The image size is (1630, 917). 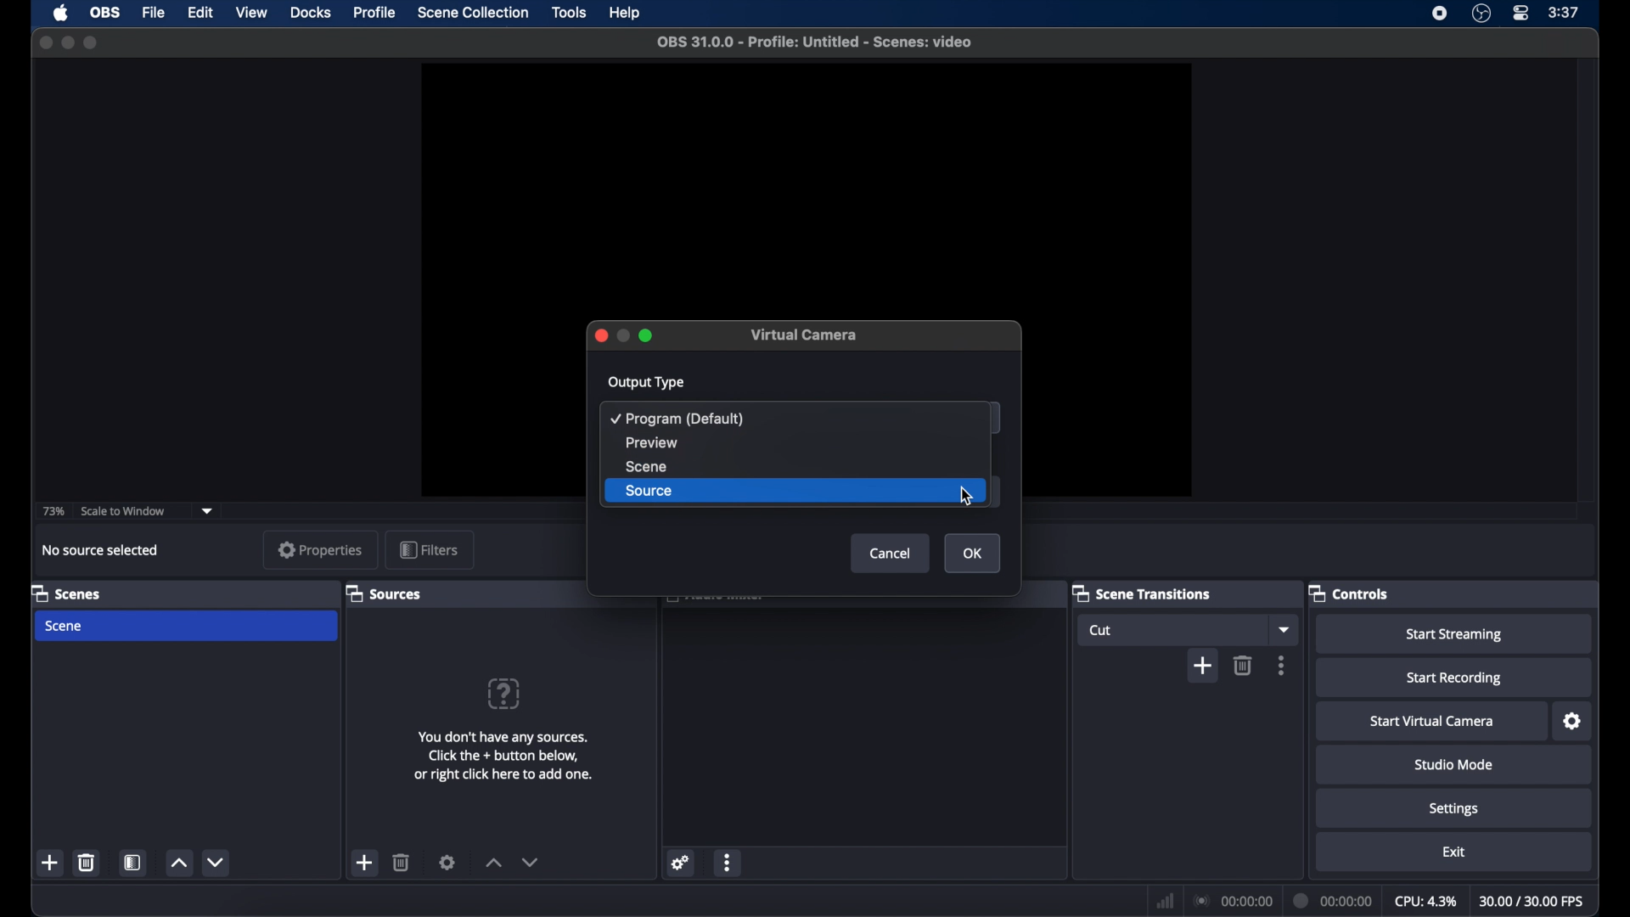 What do you see at coordinates (311, 13) in the screenshot?
I see `docks` at bounding box center [311, 13].